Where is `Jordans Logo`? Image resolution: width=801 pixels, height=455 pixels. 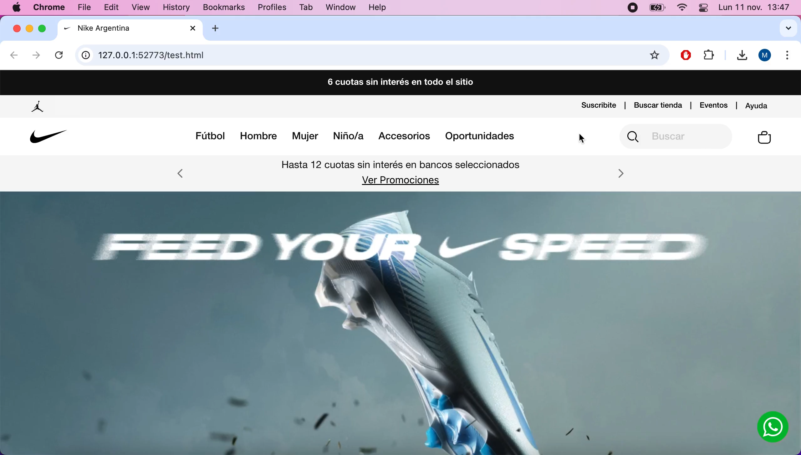
Jordans Logo is located at coordinates (39, 107).